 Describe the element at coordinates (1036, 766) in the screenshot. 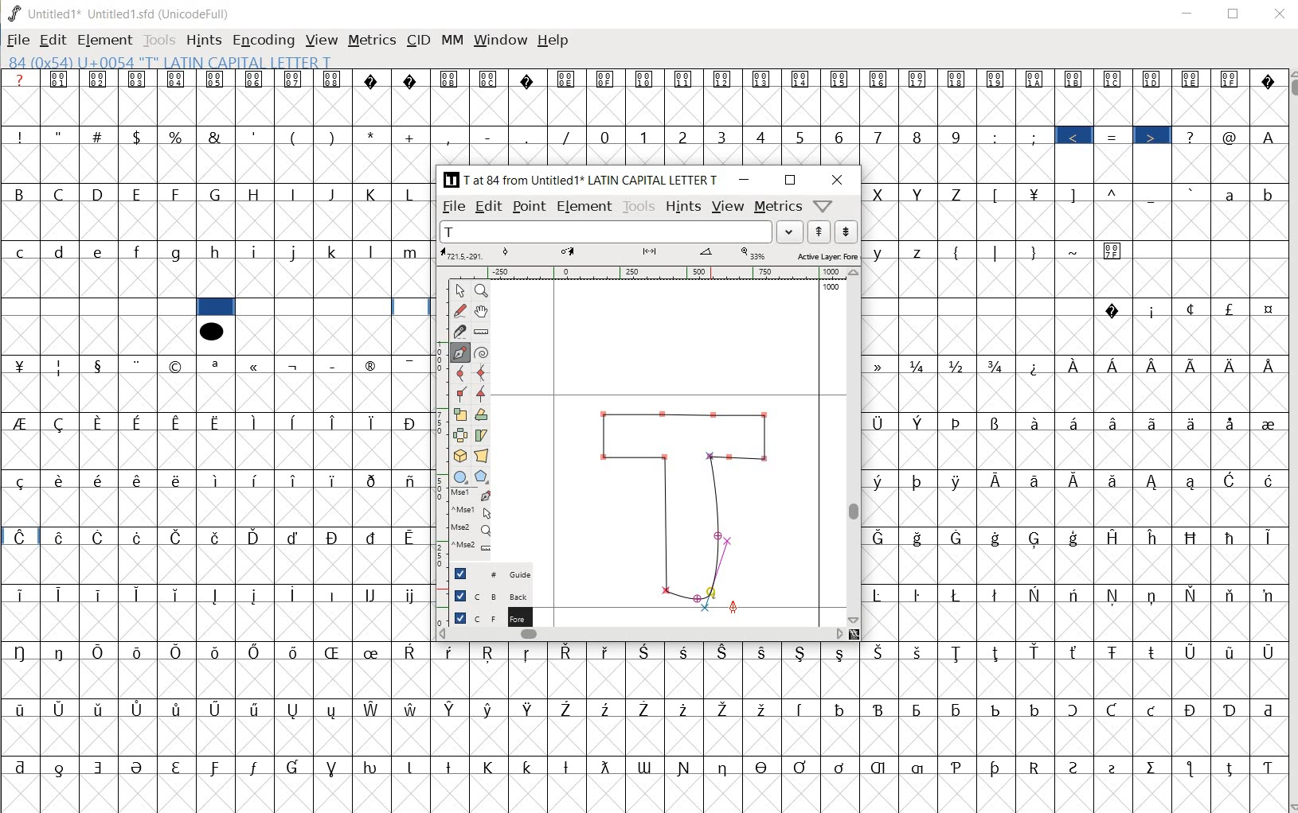

I see `Symbol` at that location.